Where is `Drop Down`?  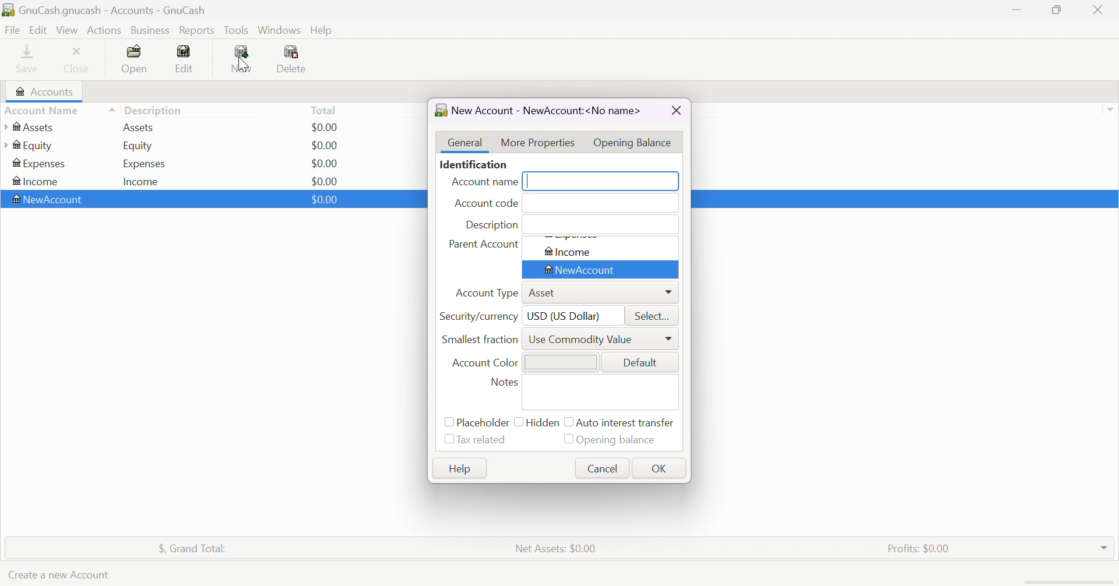 Drop Down is located at coordinates (666, 291).